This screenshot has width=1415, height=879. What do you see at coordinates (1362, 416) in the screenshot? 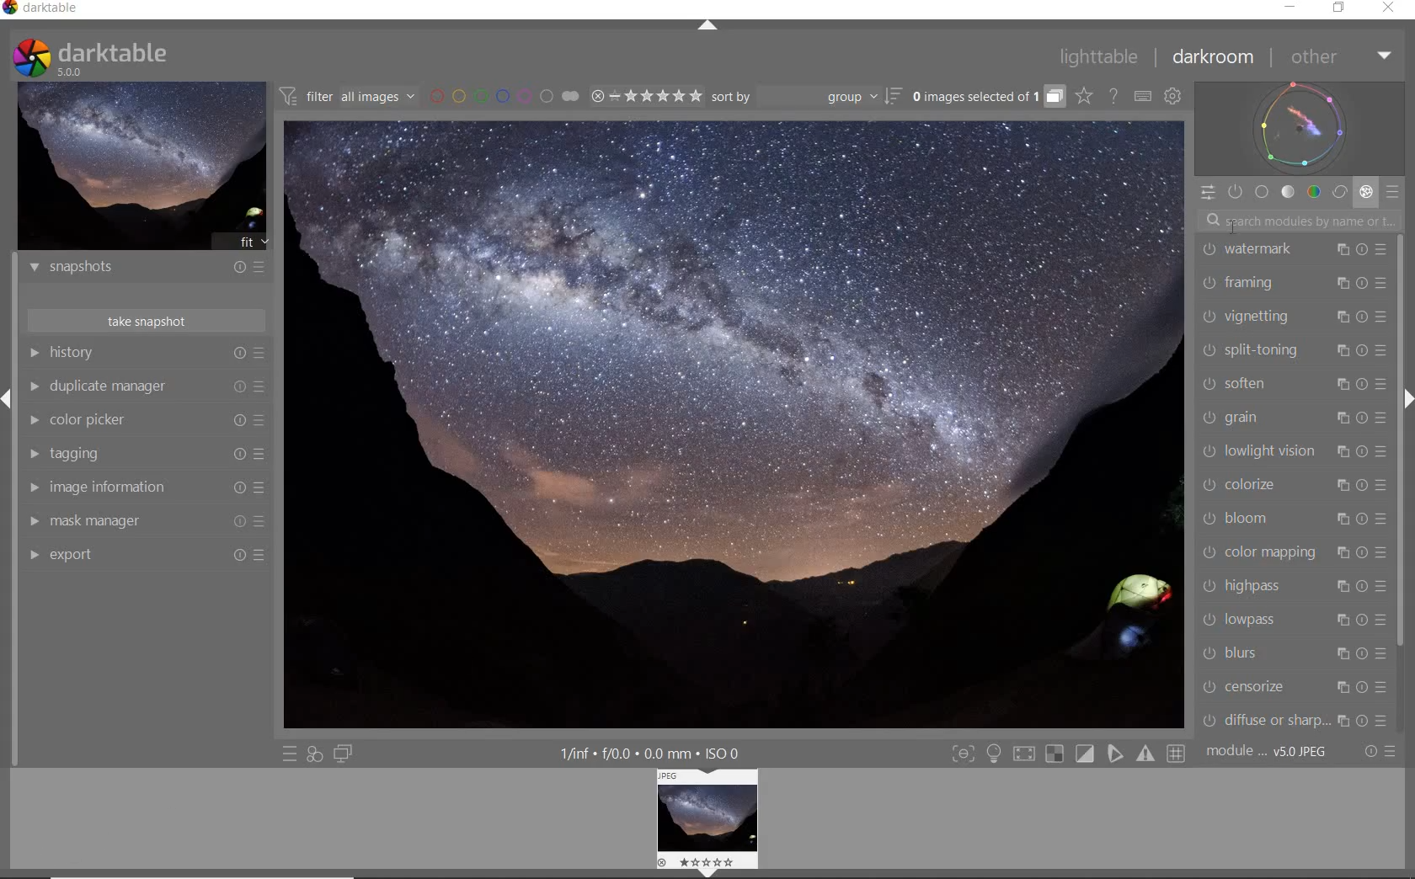
I see `reset parameters` at bounding box center [1362, 416].